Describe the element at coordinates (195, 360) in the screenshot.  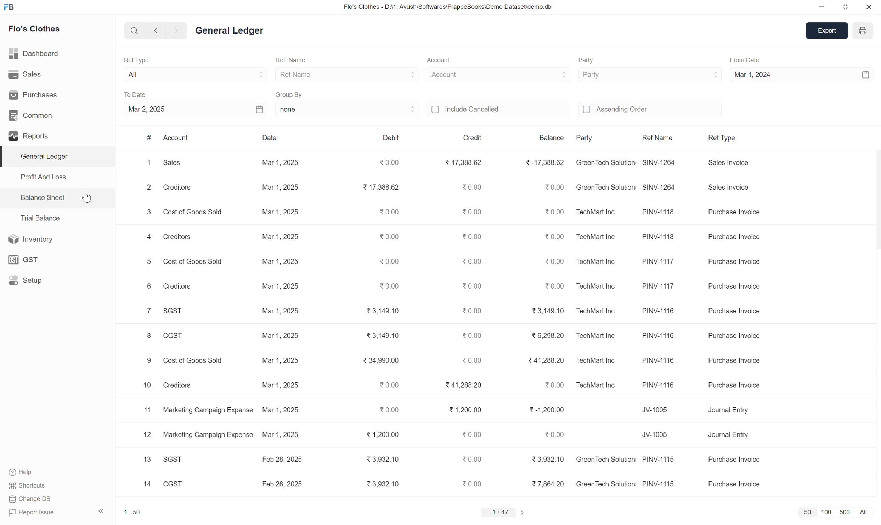
I see `cost of goods sold` at that location.